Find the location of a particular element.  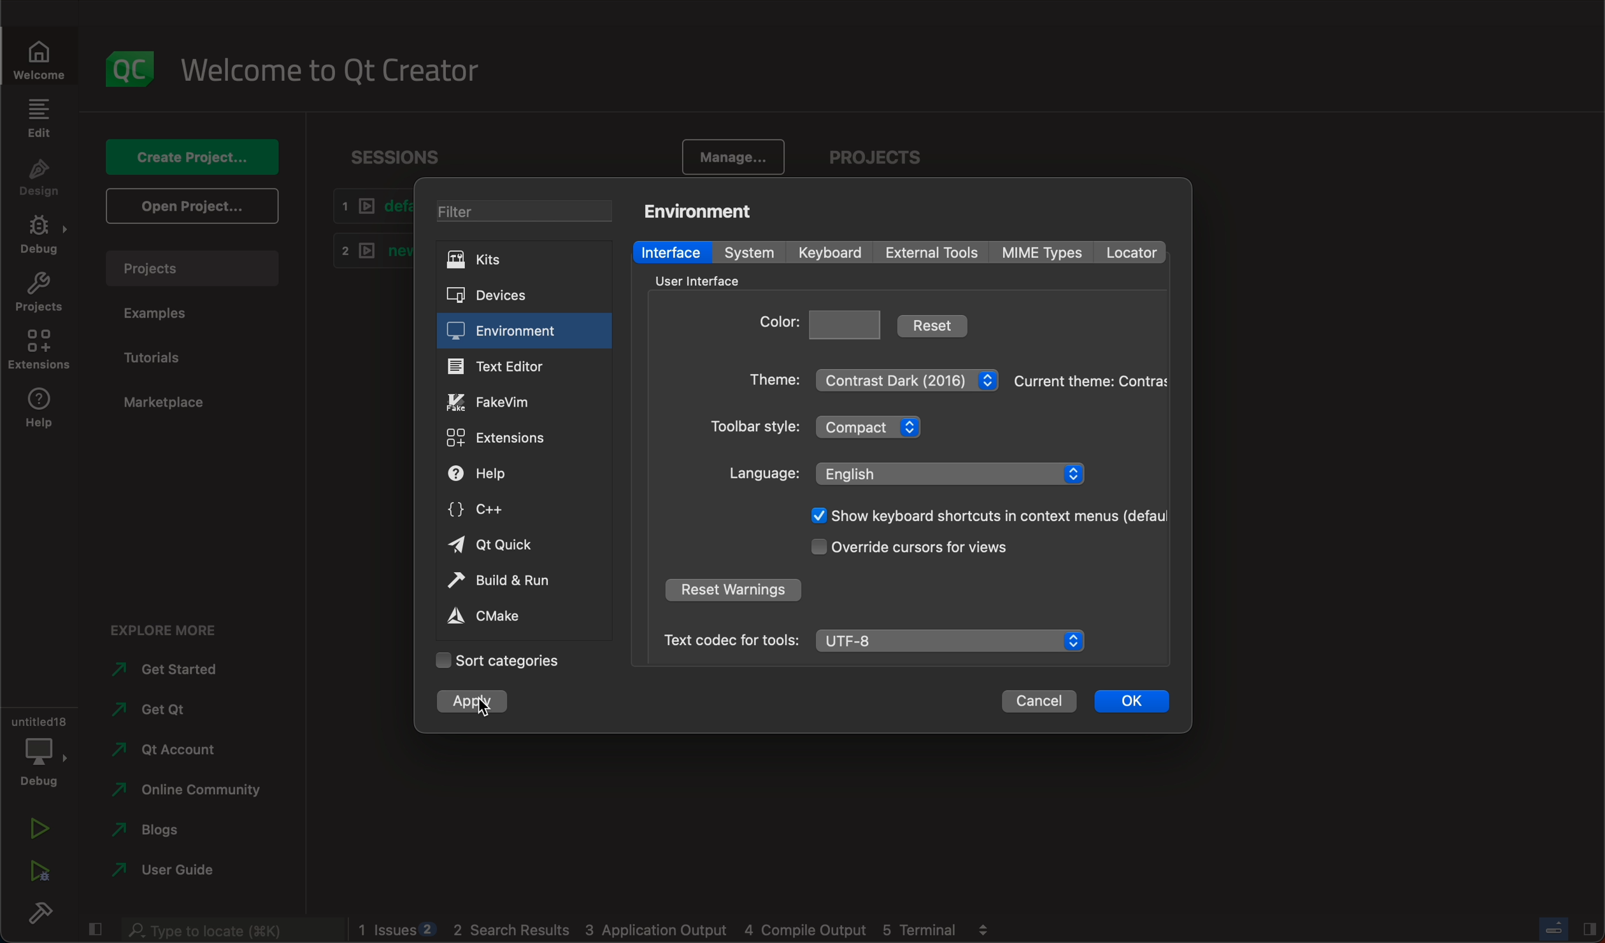

filter is located at coordinates (524, 214).